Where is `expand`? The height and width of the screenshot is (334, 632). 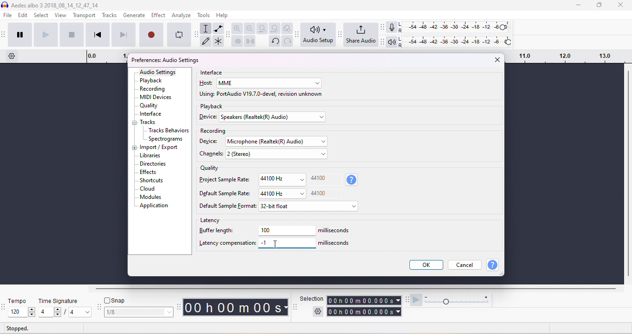
expand is located at coordinates (134, 148).